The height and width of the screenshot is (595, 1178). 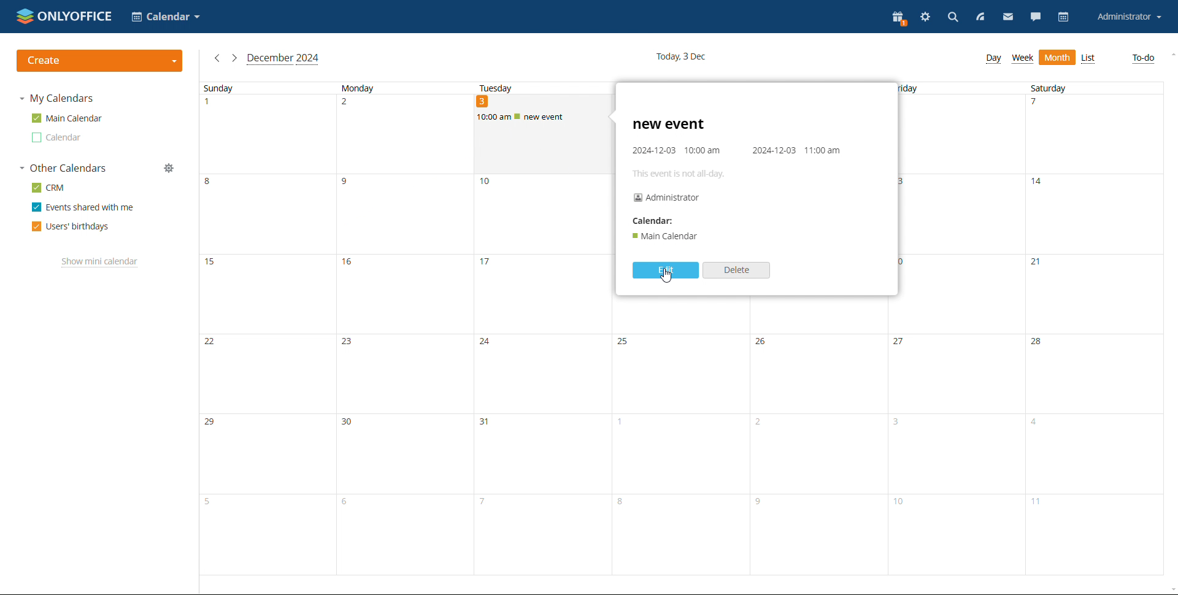 What do you see at coordinates (1036, 17) in the screenshot?
I see `chat` at bounding box center [1036, 17].